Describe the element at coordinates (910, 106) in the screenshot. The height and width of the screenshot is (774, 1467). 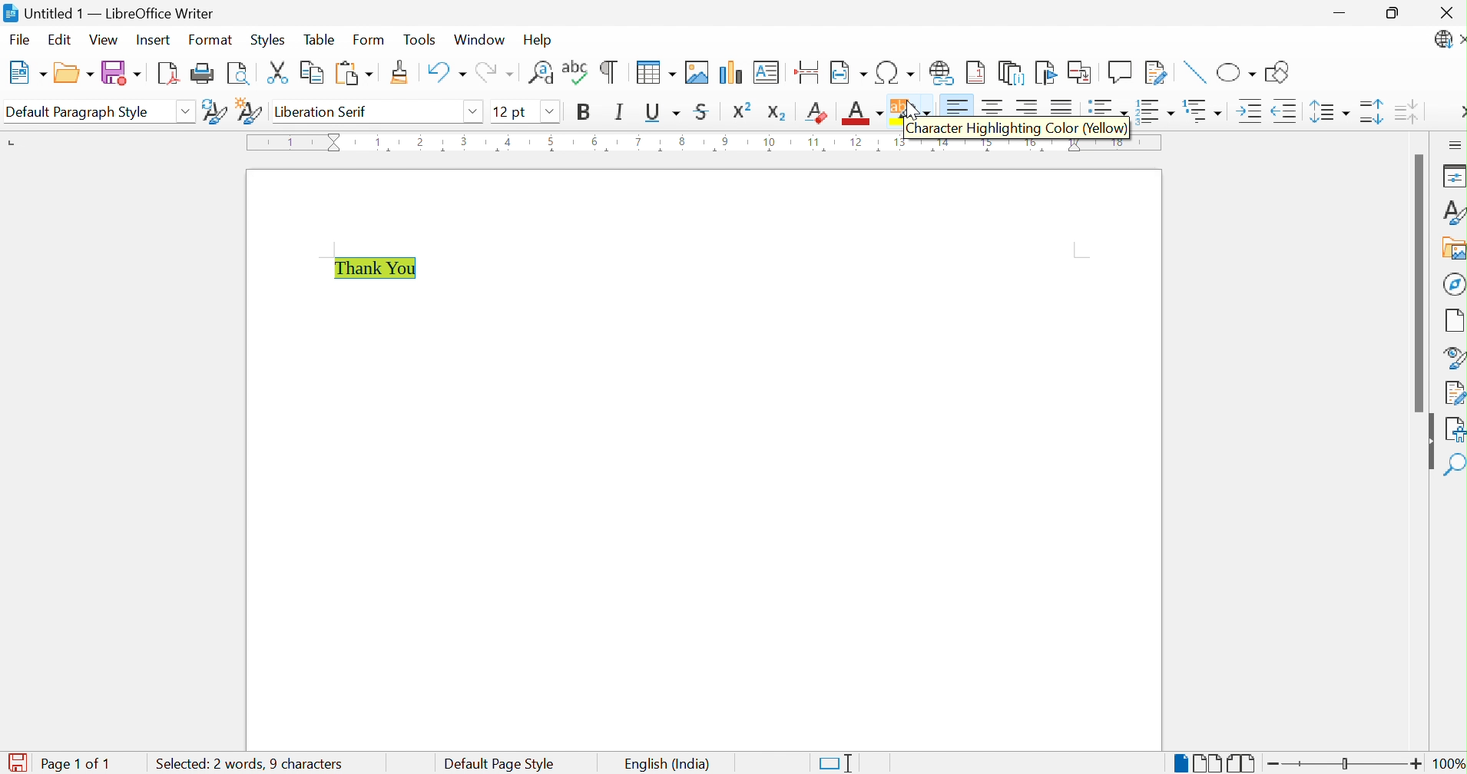
I see `Character Highlighting Color` at that location.